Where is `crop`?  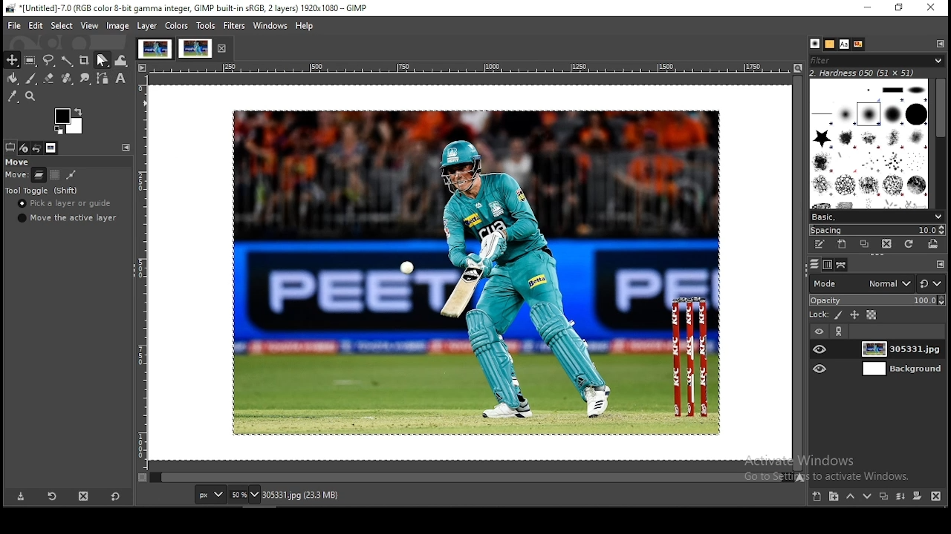 crop is located at coordinates (85, 59).